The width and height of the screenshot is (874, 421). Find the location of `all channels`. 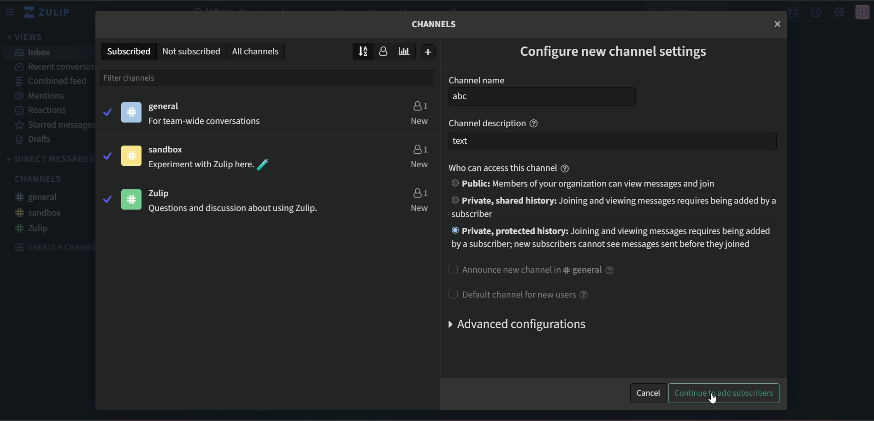

all channels is located at coordinates (258, 51).